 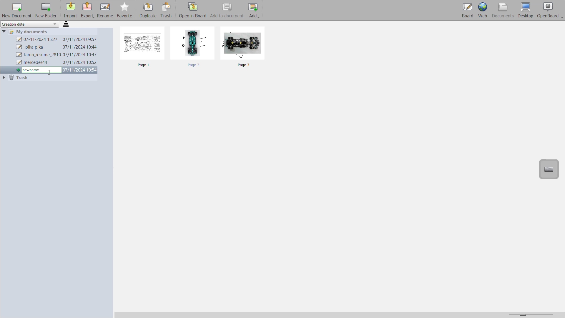 What do you see at coordinates (49, 73) in the screenshot?
I see `cursor` at bounding box center [49, 73].